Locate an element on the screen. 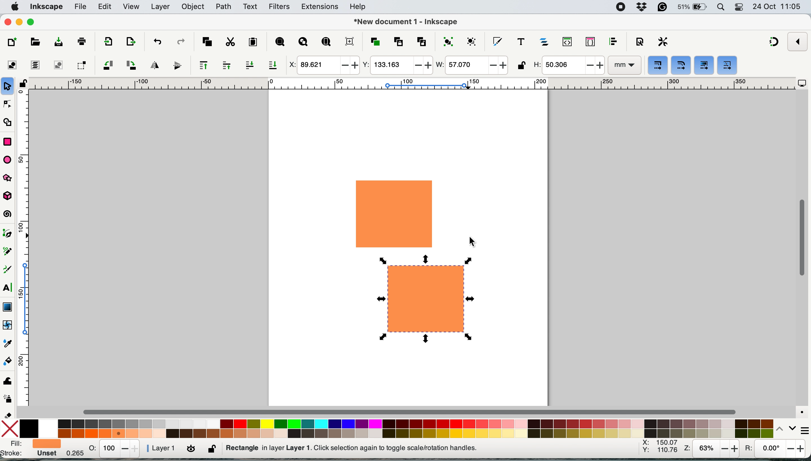 The image size is (811, 461). text is located at coordinates (251, 7).